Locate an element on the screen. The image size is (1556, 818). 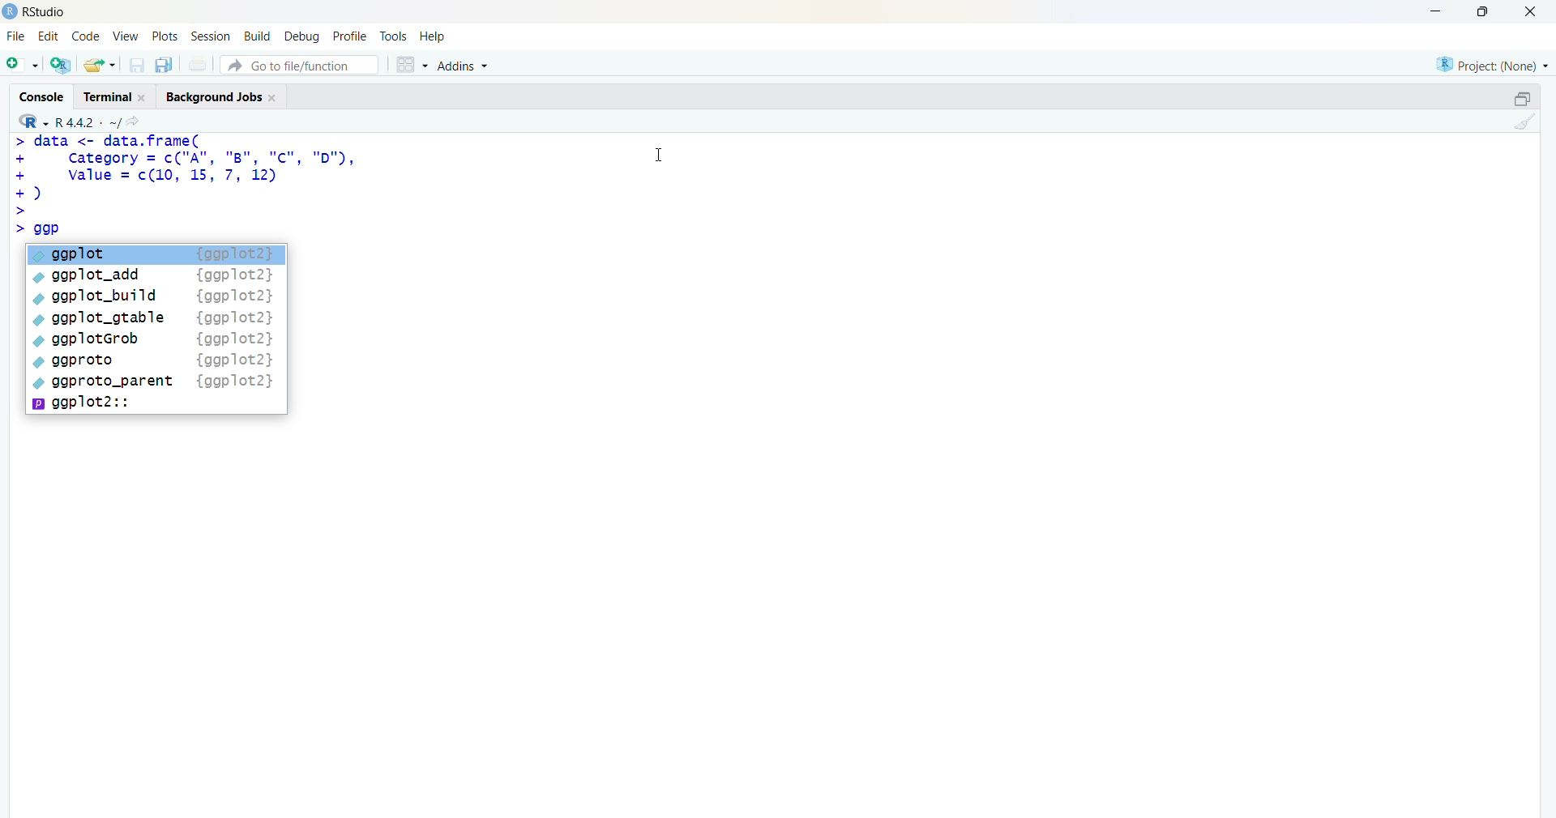
clear console is located at coordinates (1522, 121).